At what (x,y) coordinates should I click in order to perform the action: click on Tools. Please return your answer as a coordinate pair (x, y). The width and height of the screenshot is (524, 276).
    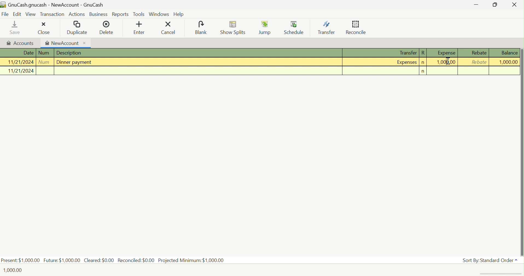
    Looking at the image, I should click on (139, 14).